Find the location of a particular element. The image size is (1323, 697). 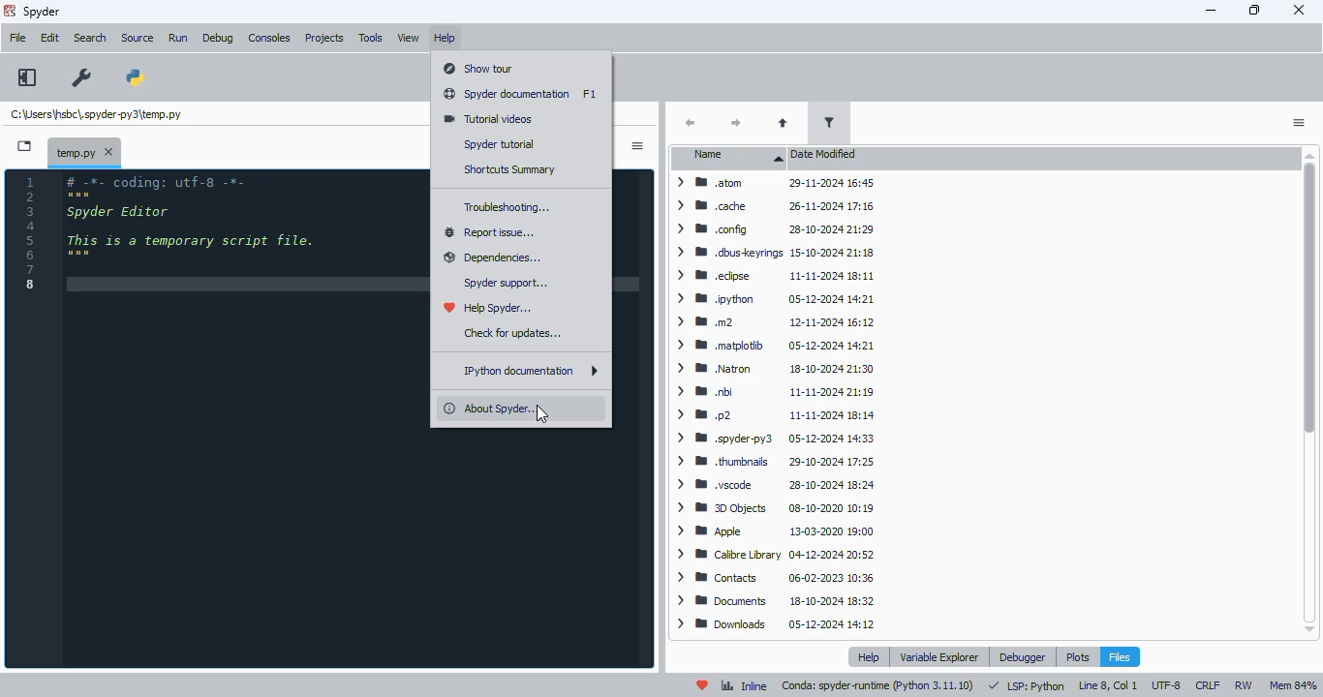

logo is located at coordinates (9, 11).